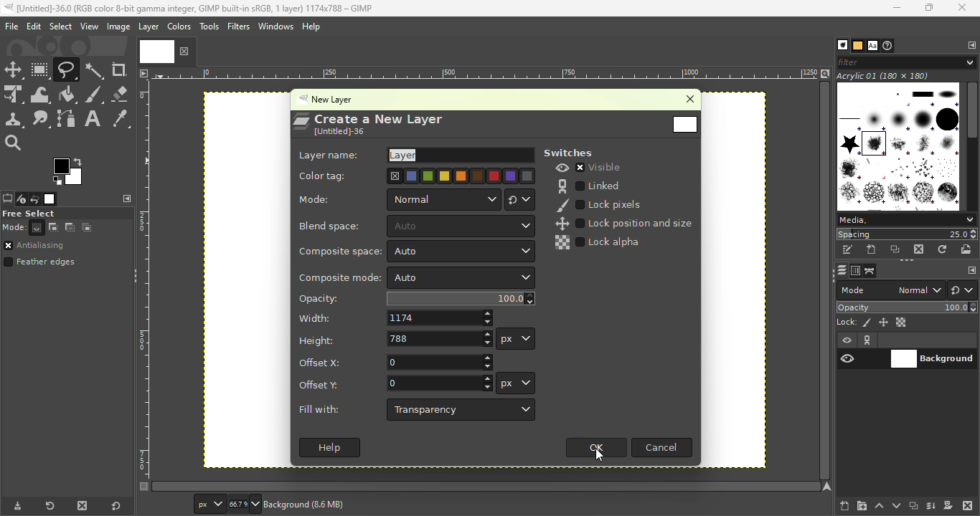 This screenshot has height=516, width=980. What do you see at coordinates (16, 507) in the screenshot?
I see `Save tool preset` at bounding box center [16, 507].